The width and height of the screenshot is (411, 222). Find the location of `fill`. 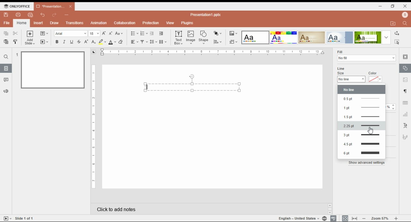

fill is located at coordinates (340, 52).